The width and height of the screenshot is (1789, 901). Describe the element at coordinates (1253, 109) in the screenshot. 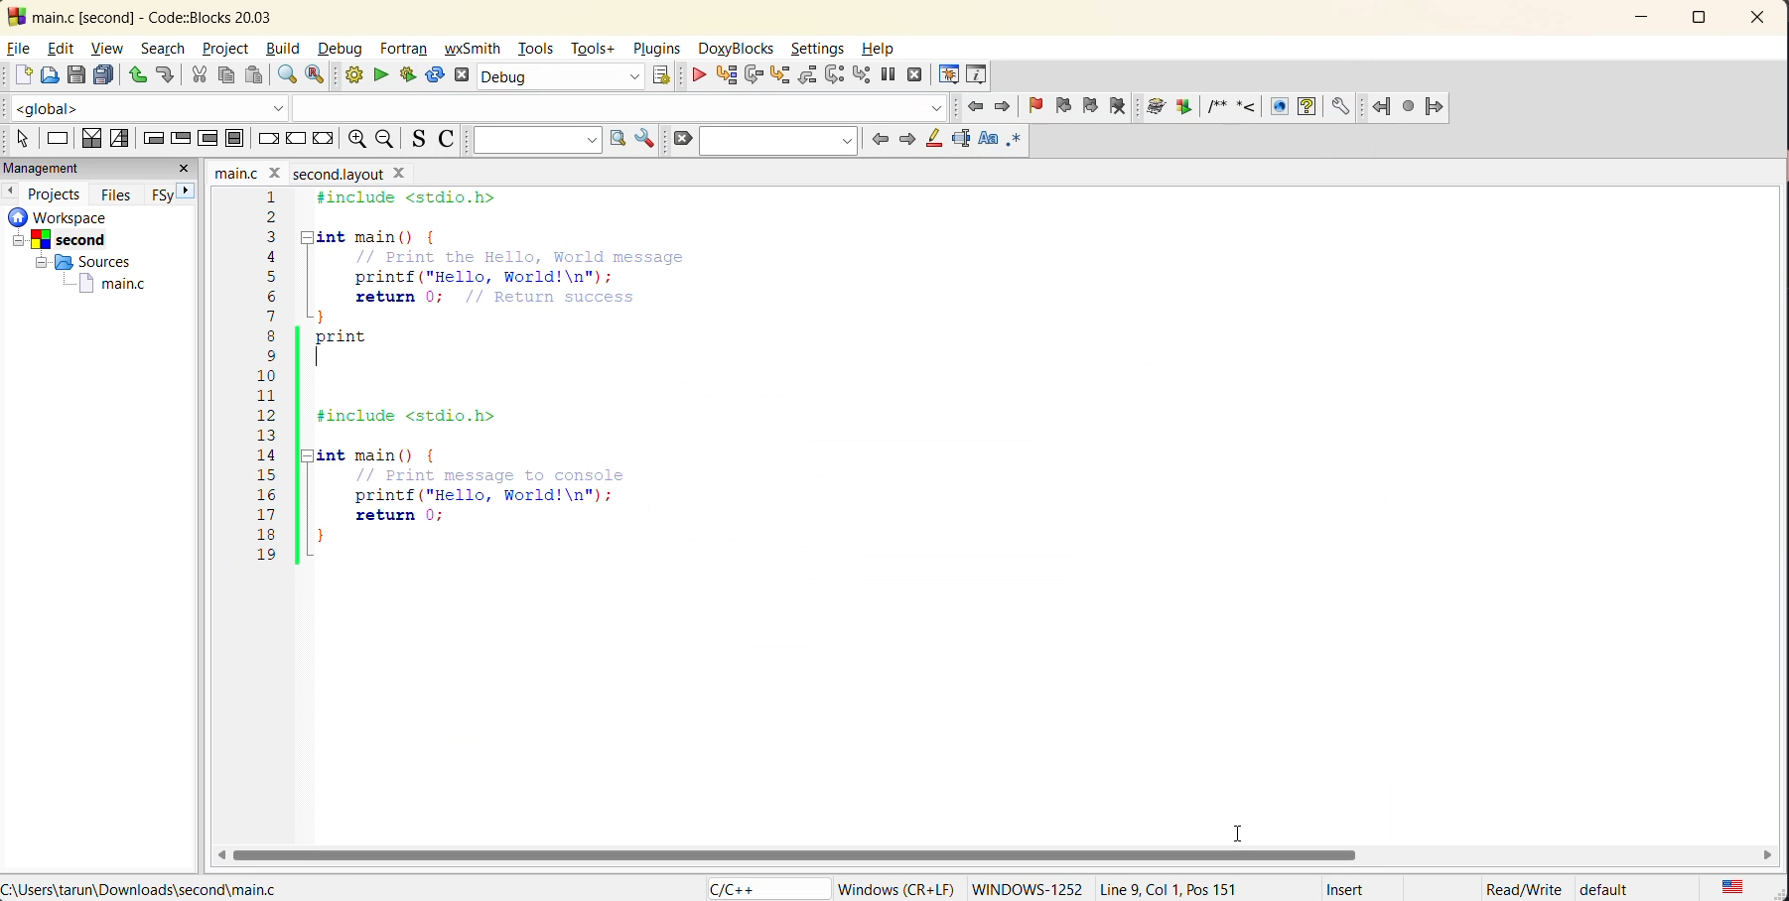

I see `doxyblocks reference` at that location.